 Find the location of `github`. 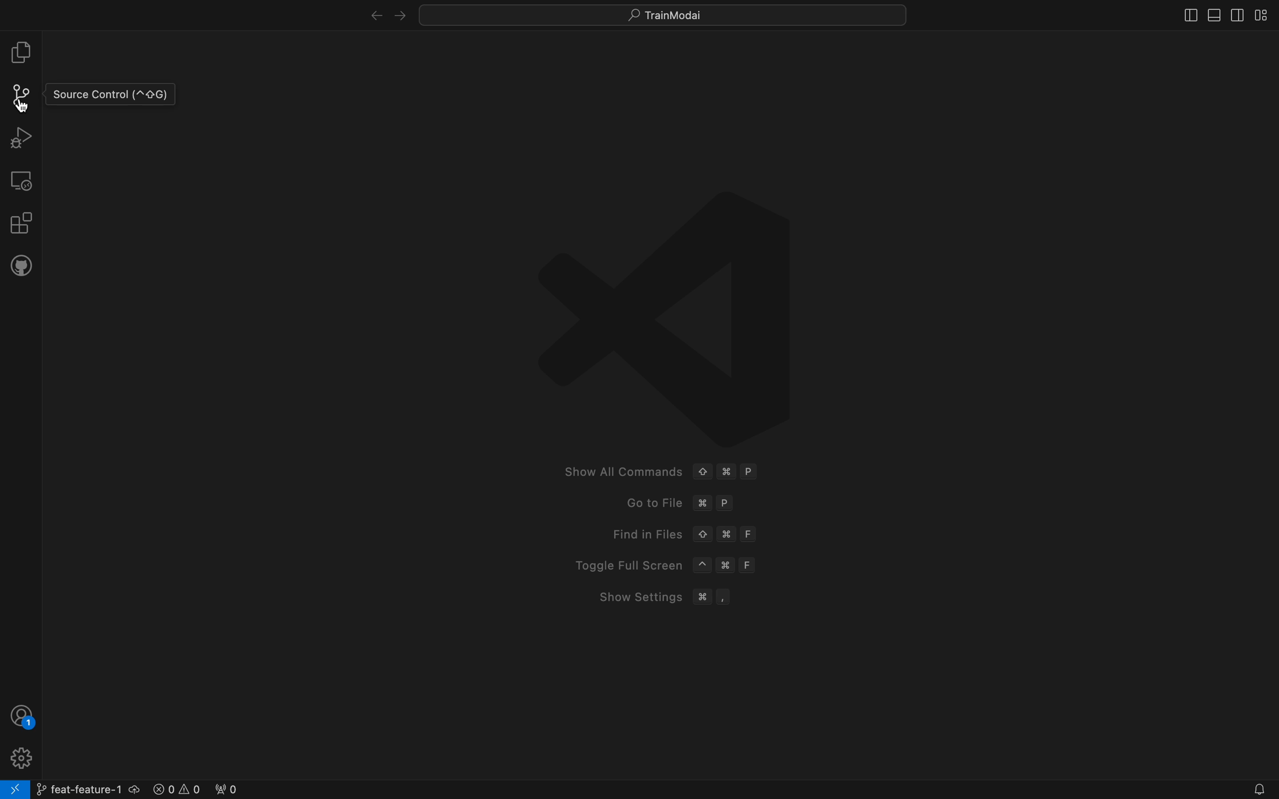

github is located at coordinates (21, 264).